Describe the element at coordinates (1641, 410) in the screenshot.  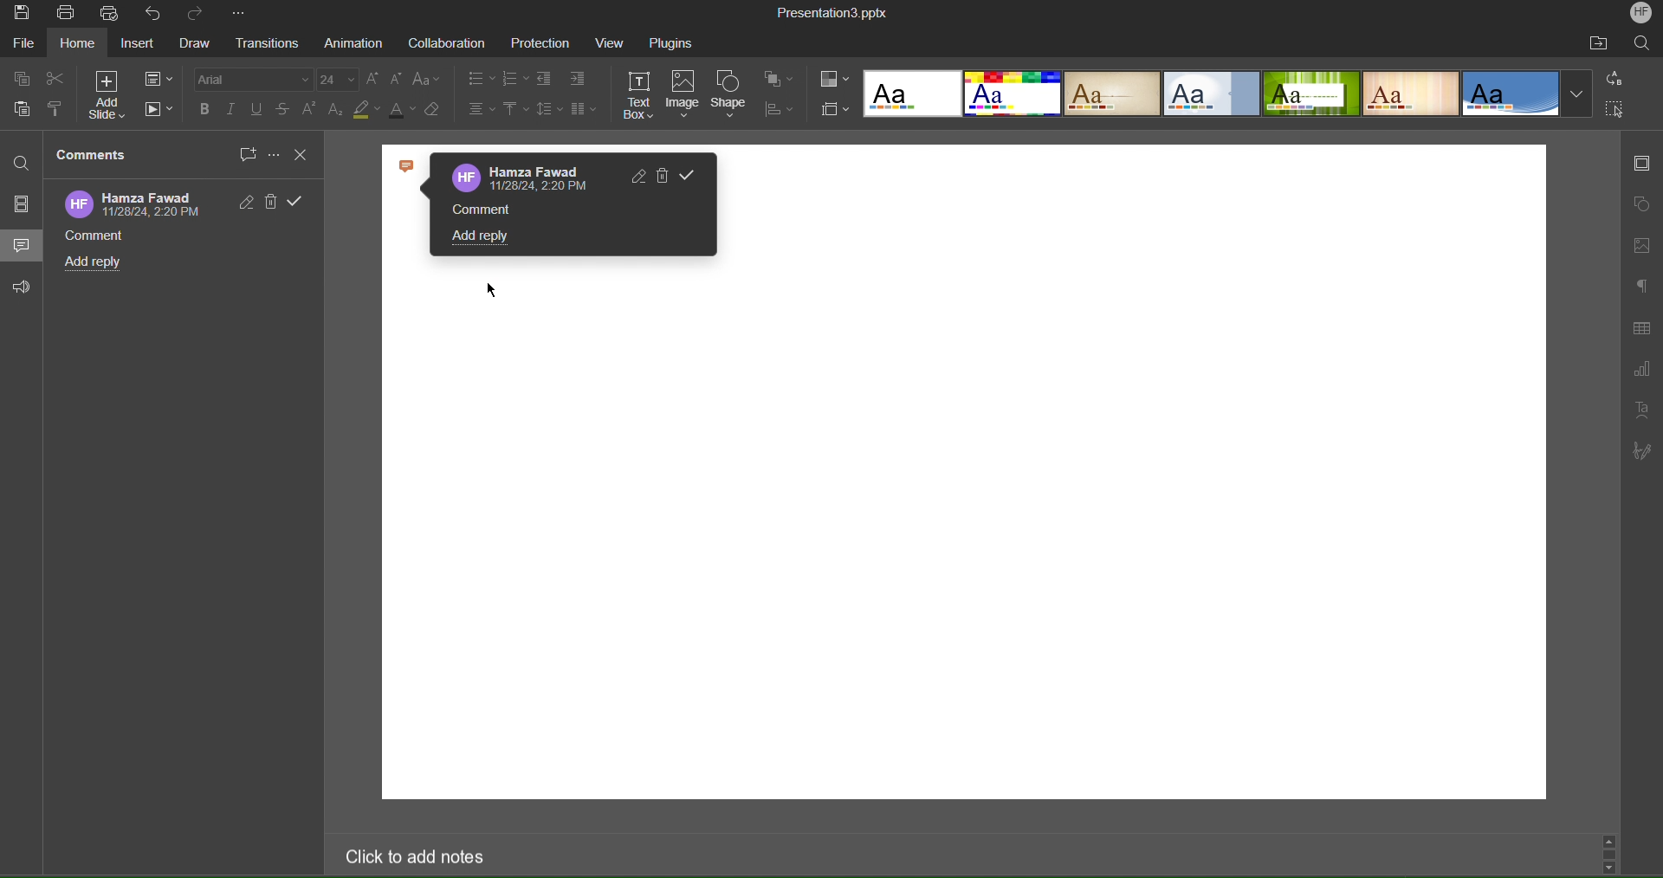
I see `Text Art` at that location.